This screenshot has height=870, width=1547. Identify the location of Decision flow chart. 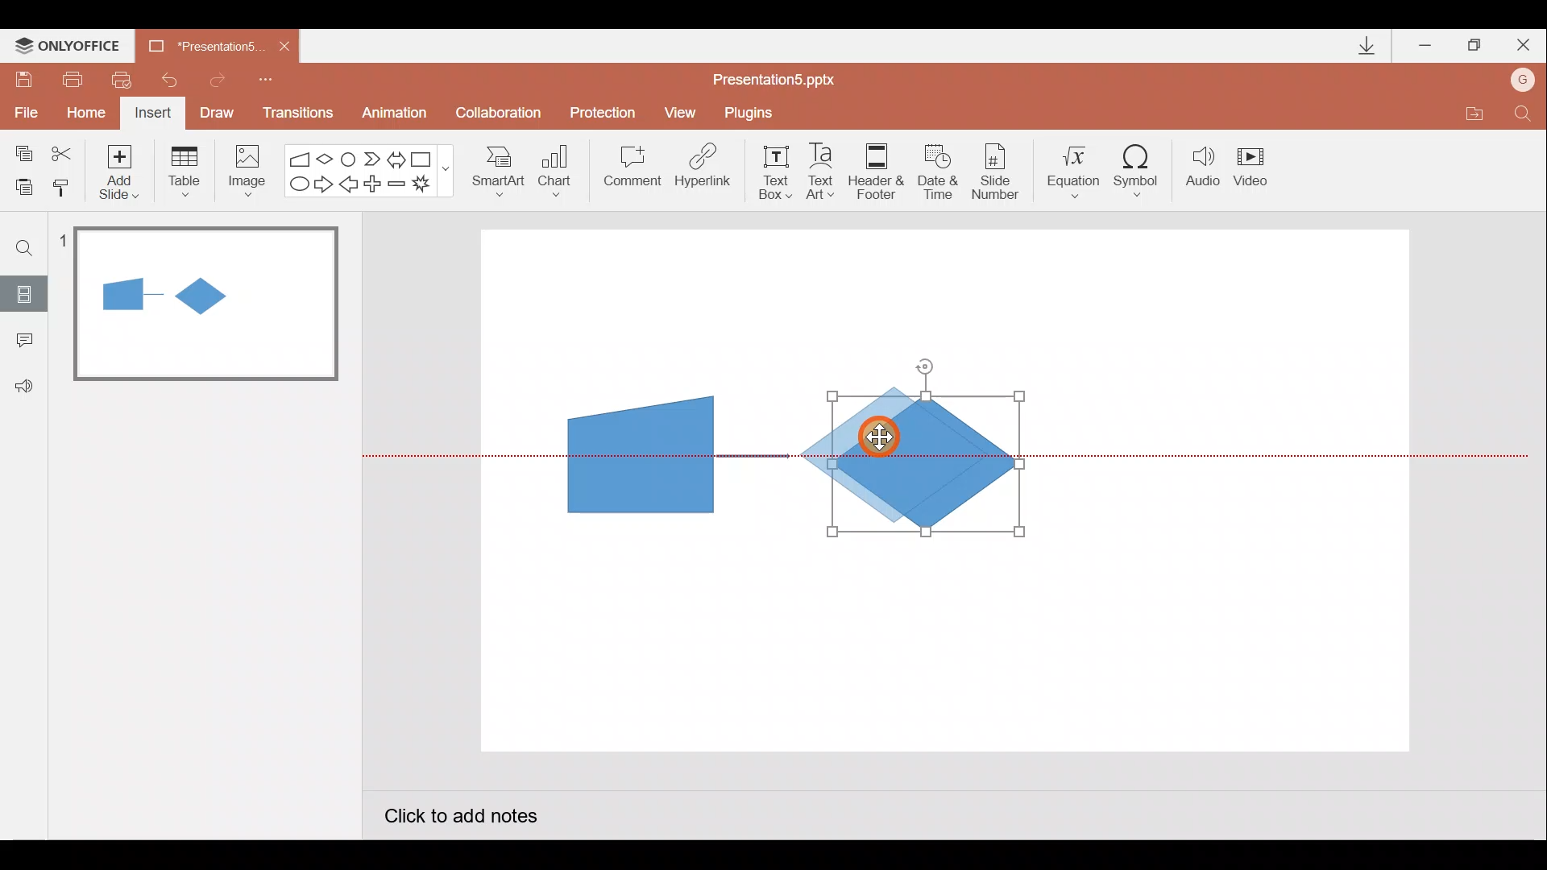
(924, 466).